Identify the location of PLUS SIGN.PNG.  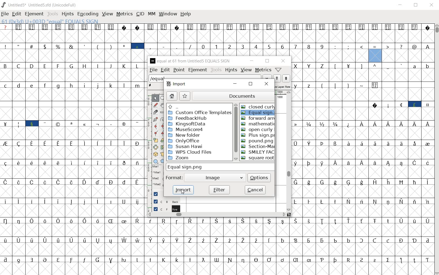
(259, 135).